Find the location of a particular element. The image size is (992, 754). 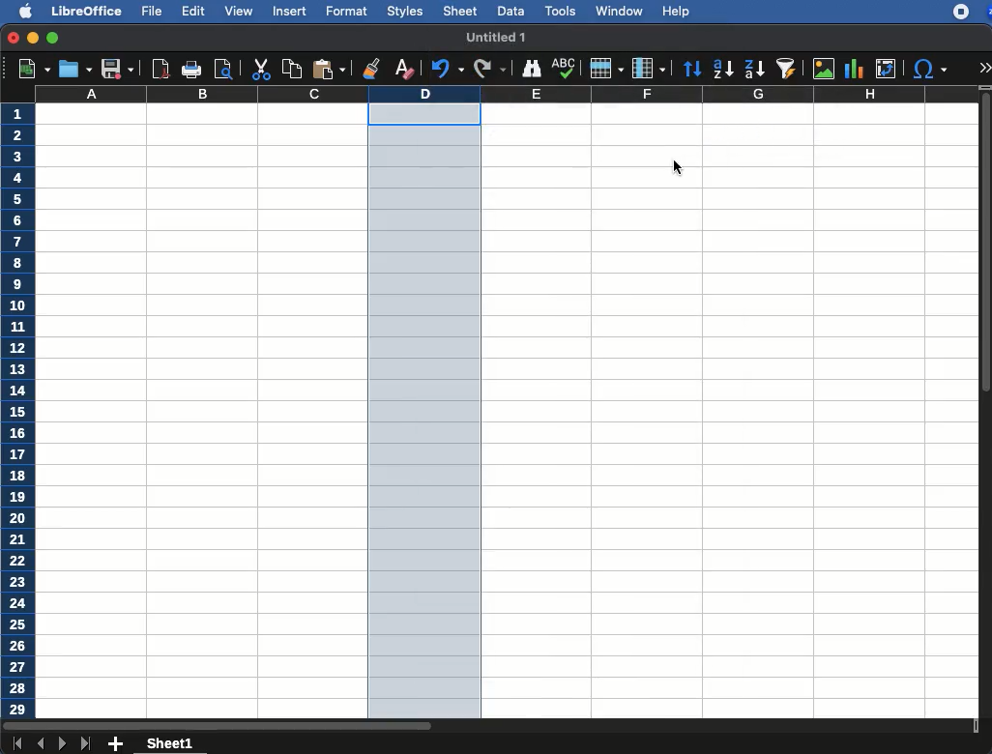

previous sheet is located at coordinates (42, 744).